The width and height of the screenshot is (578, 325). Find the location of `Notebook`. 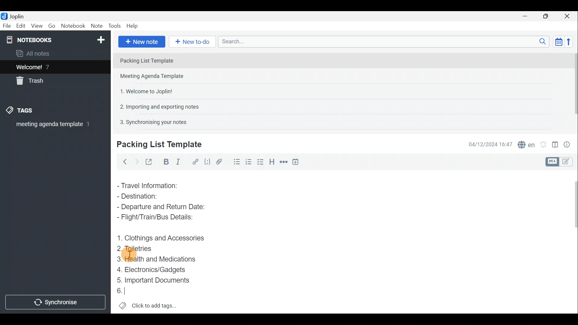

Notebook is located at coordinates (54, 39).